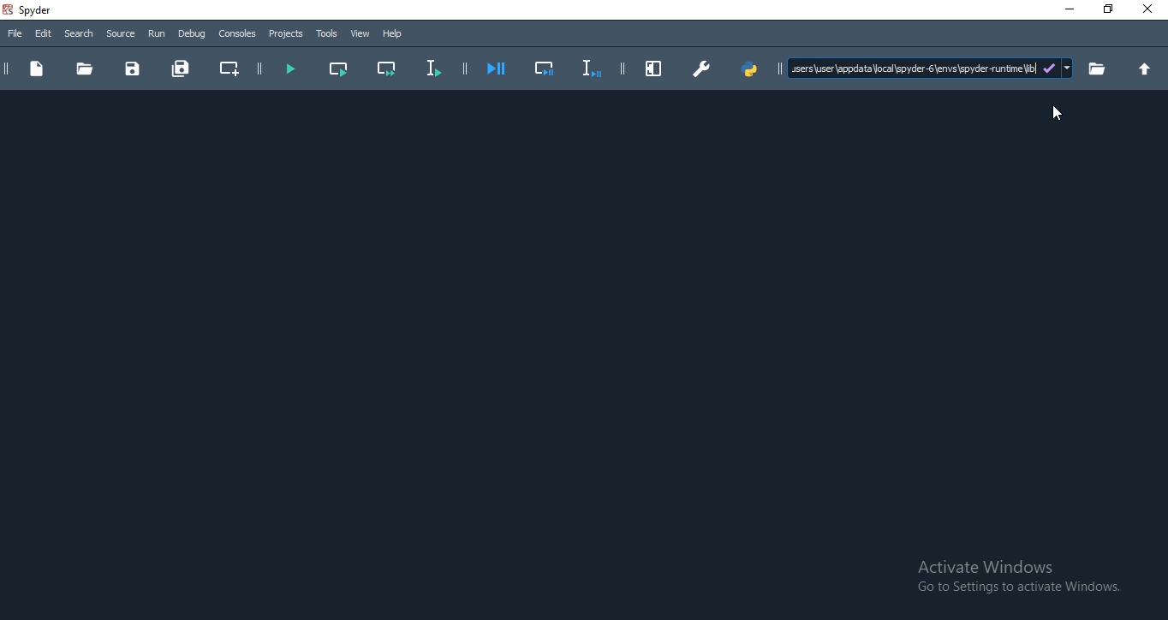 The height and width of the screenshot is (620, 1168). What do you see at coordinates (84, 68) in the screenshot?
I see `folder` at bounding box center [84, 68].